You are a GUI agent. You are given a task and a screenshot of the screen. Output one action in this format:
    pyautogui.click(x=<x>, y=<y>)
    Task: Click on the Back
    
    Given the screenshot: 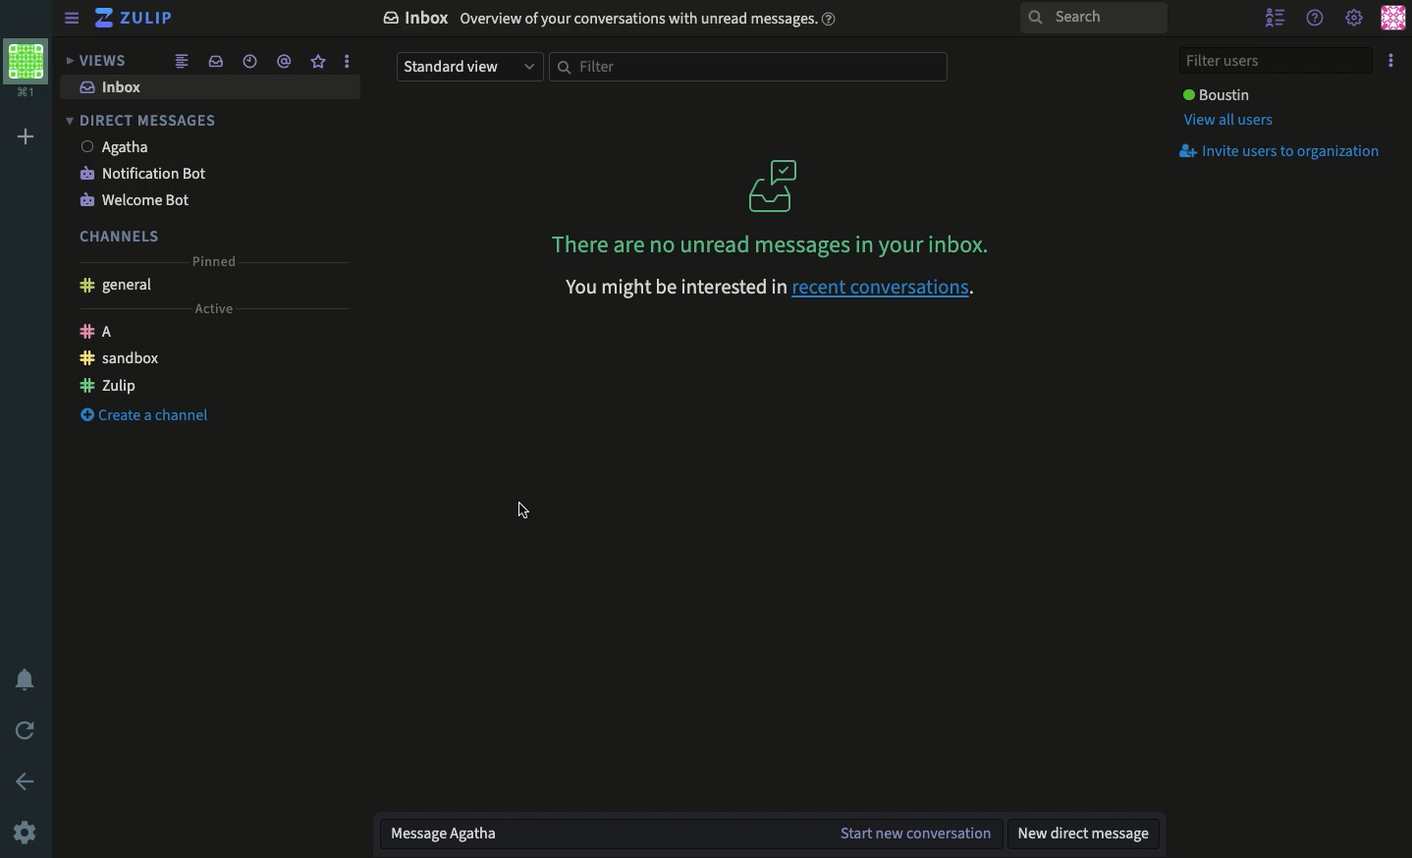 What is the action you would take?
    pyautogui.click(x=26, y=781)
    